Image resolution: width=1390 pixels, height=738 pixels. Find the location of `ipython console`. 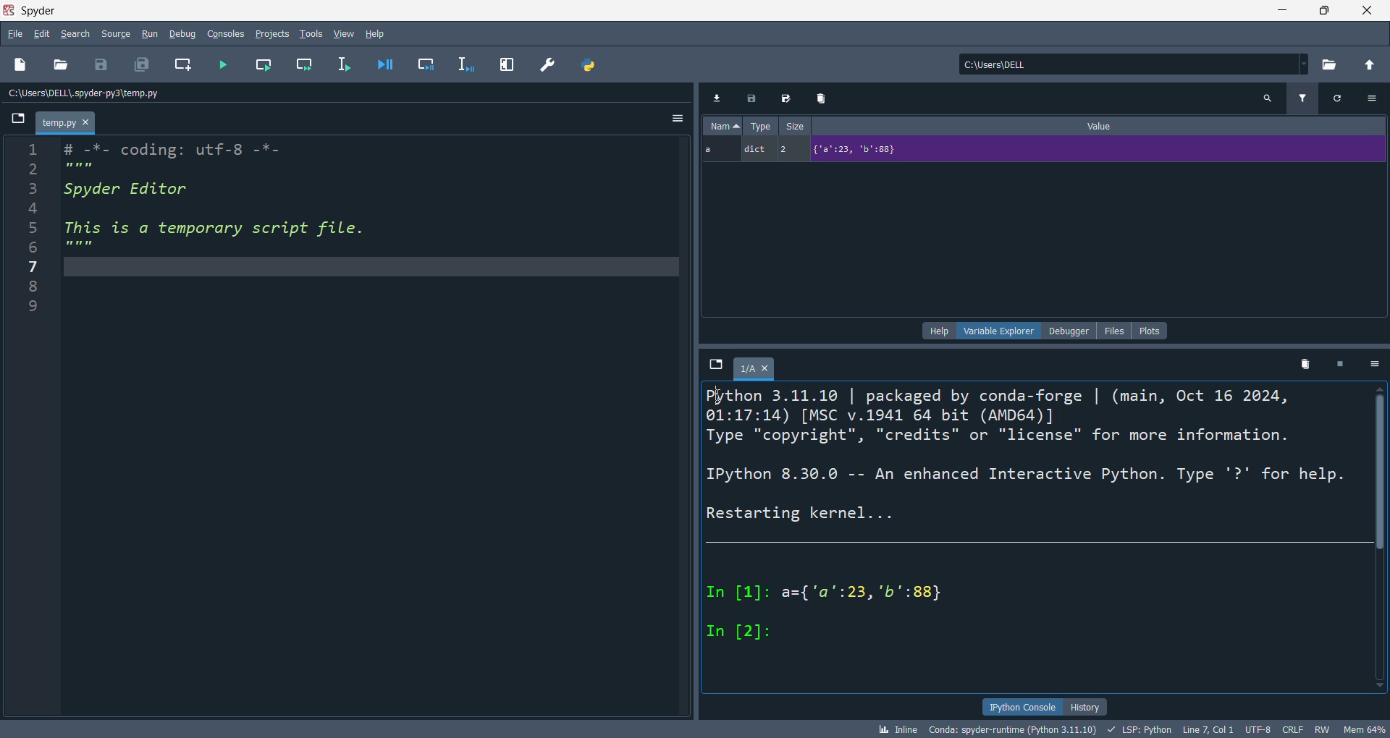

ipython console is located at coordinates (1019, 706).